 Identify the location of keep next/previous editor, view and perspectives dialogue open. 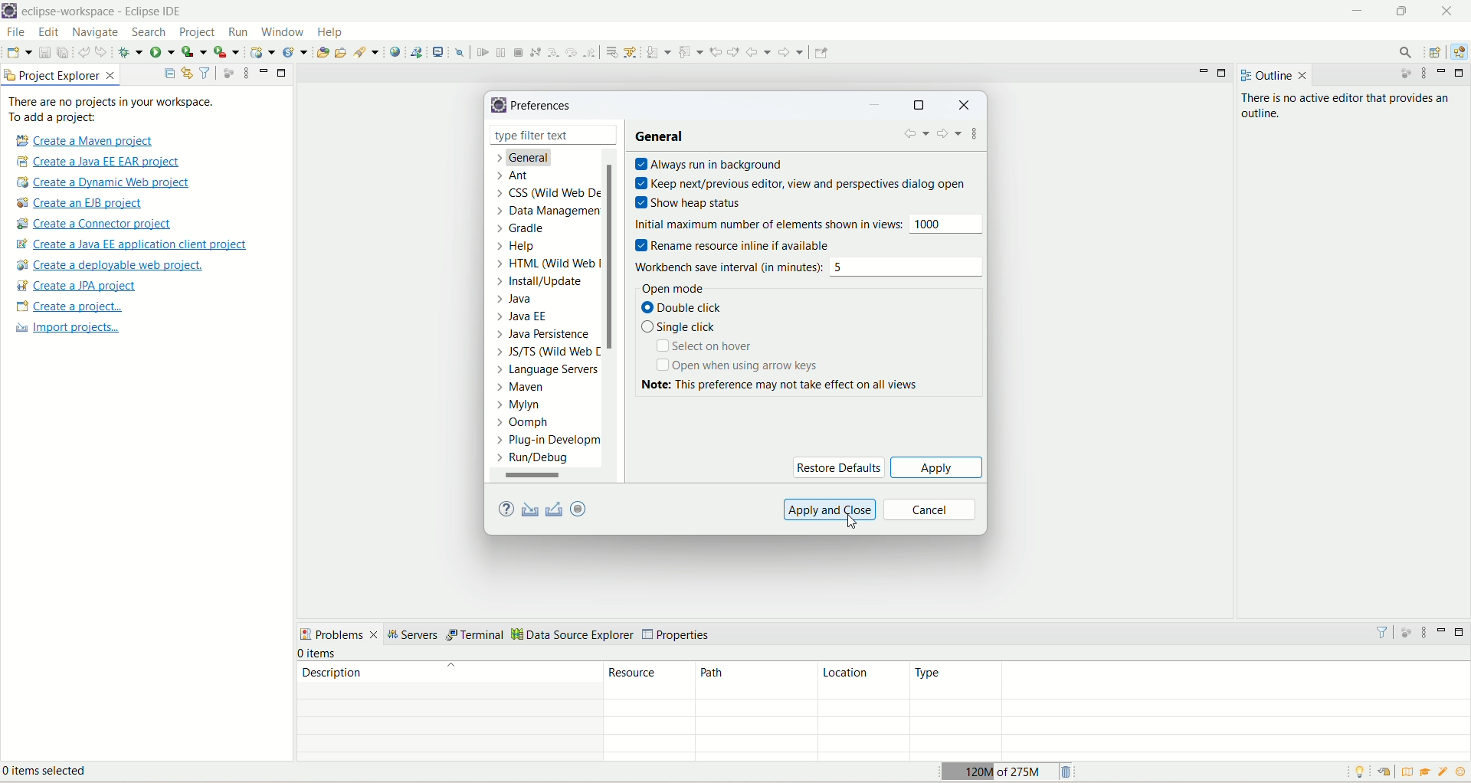
(800, 182).